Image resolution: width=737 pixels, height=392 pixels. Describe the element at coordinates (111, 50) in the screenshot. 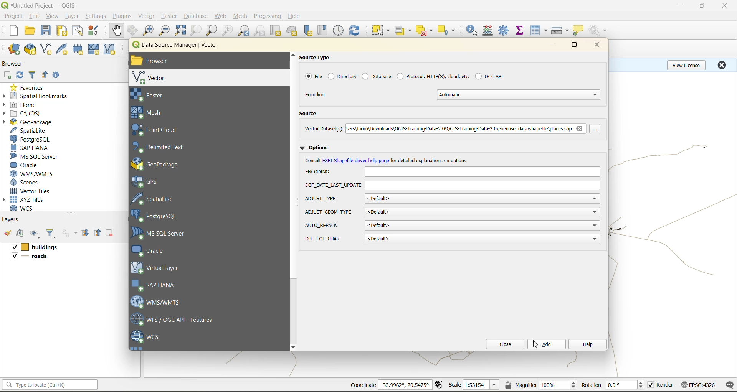

I see `new virtual layer` at that location.